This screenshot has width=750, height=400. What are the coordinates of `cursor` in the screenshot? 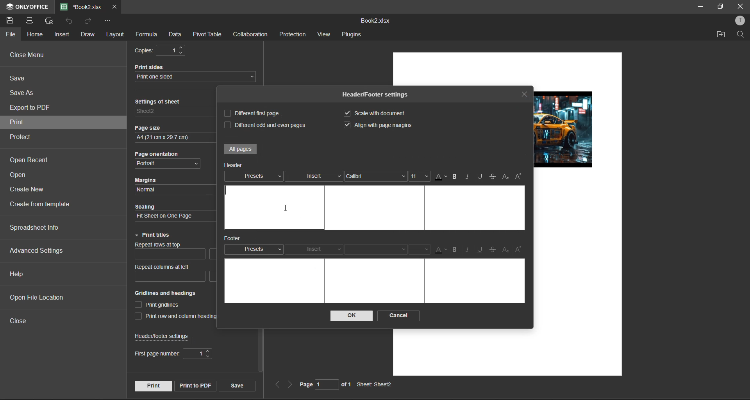 It's located at (286, 208).